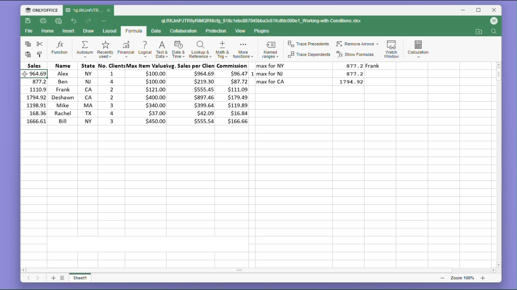 The image size is (517, 290). What do you see at coordinates (63, 278) in the screenshot?
I see `list of sheets` at bounding box center [63, 278].